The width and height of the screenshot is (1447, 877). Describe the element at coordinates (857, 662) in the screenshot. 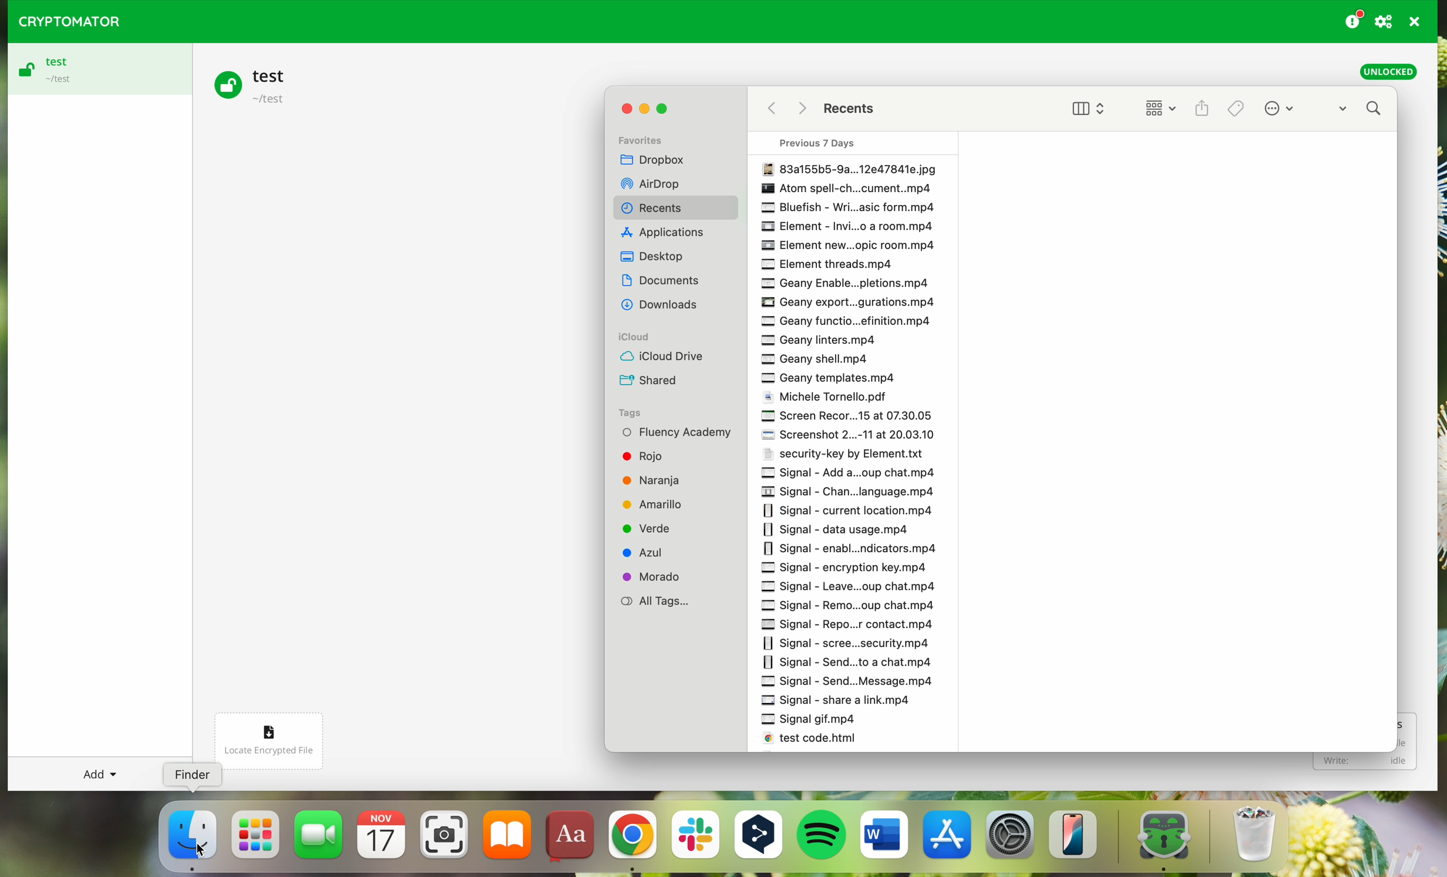

I see `Signal send to a chat` at that location.